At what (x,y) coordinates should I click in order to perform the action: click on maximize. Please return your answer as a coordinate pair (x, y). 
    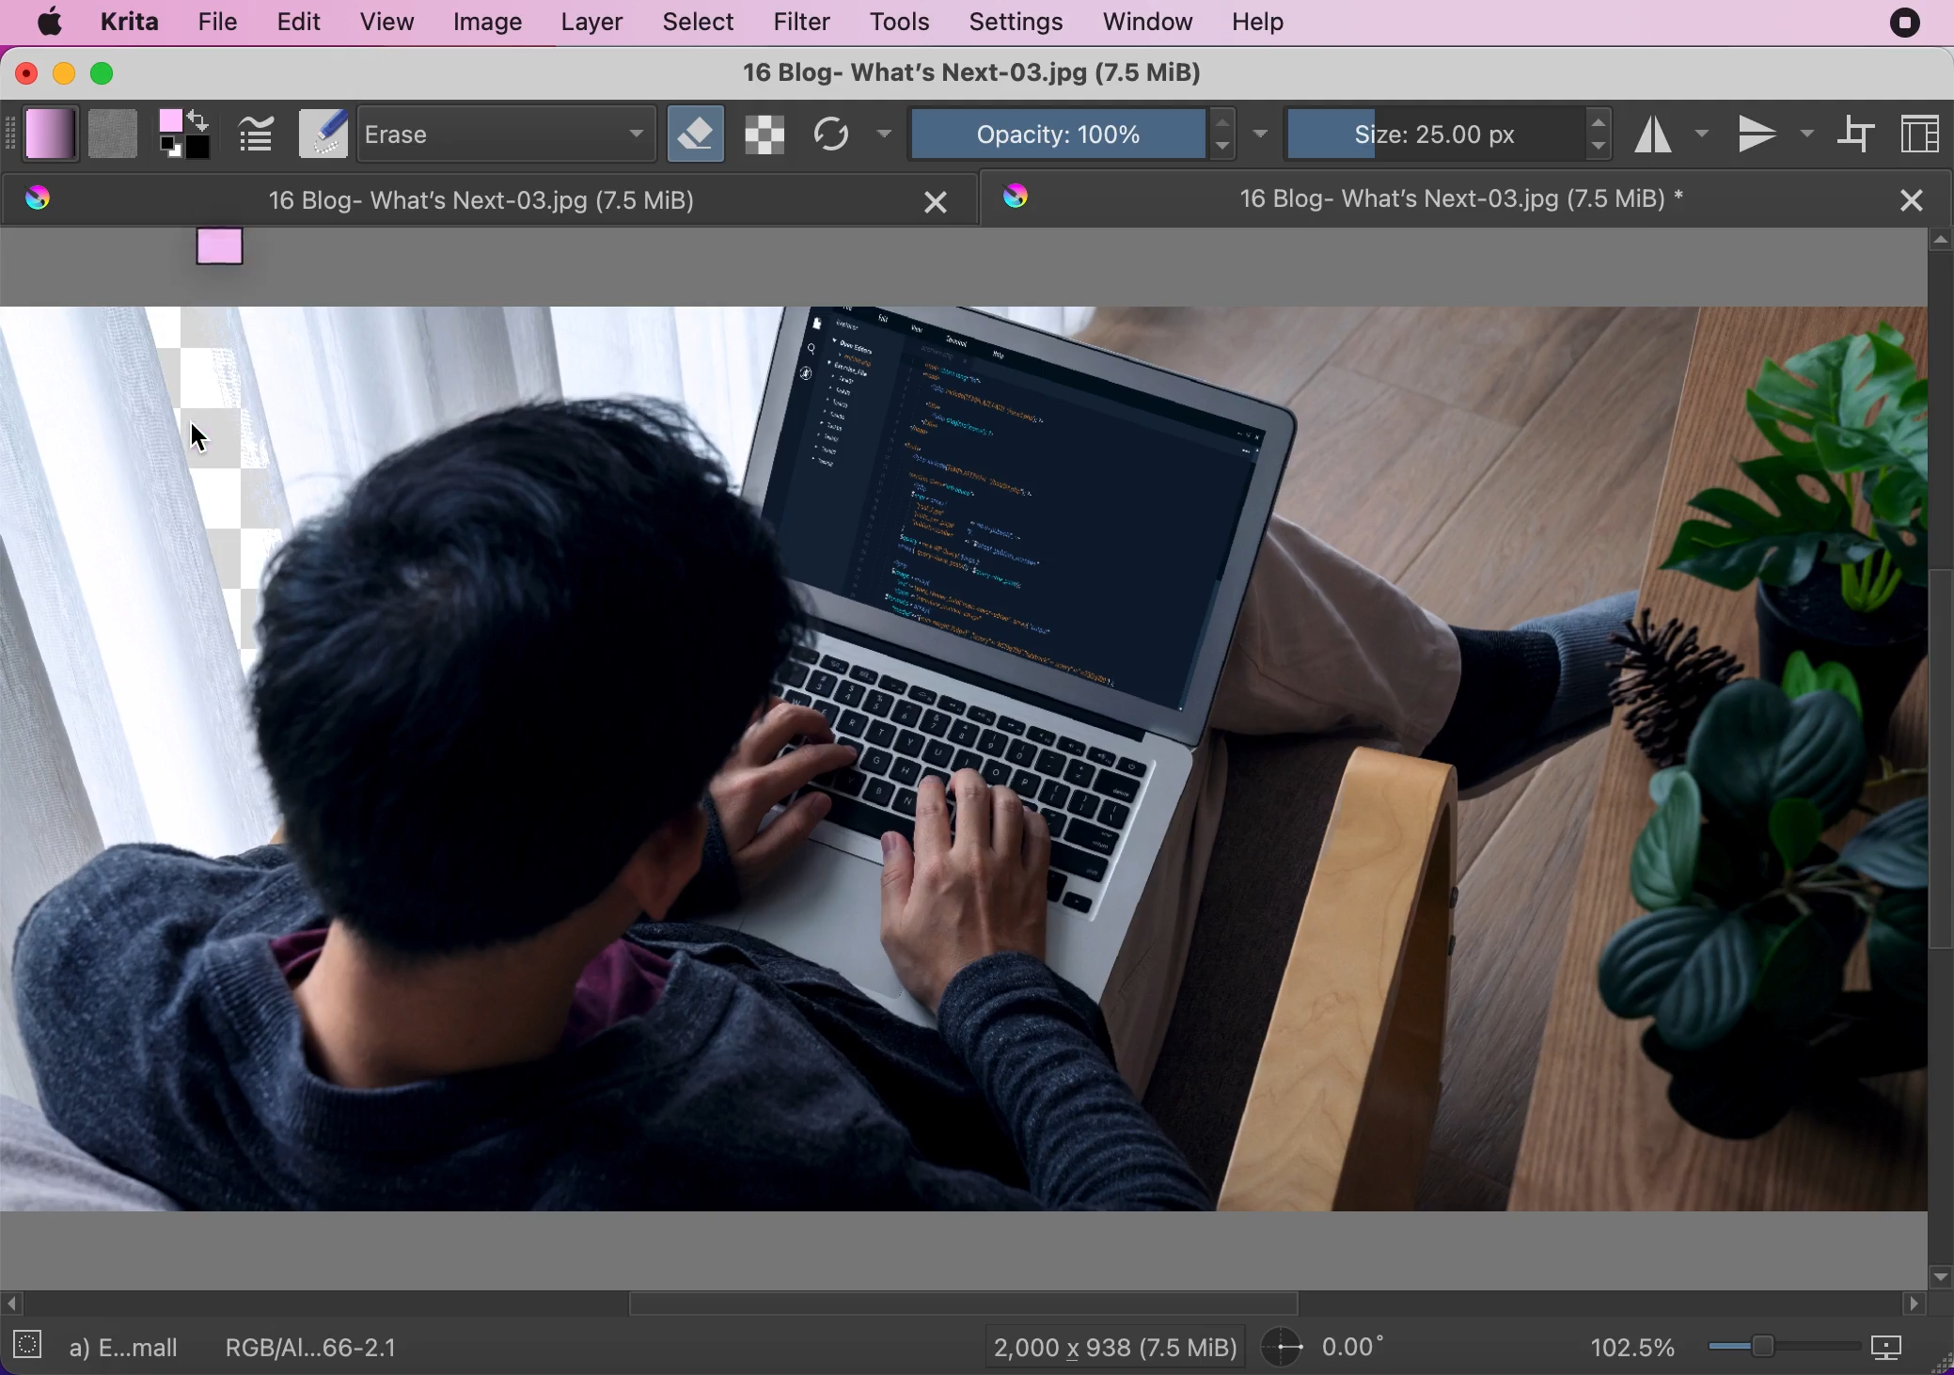
    Looking at the image, I should click on (111, 74).